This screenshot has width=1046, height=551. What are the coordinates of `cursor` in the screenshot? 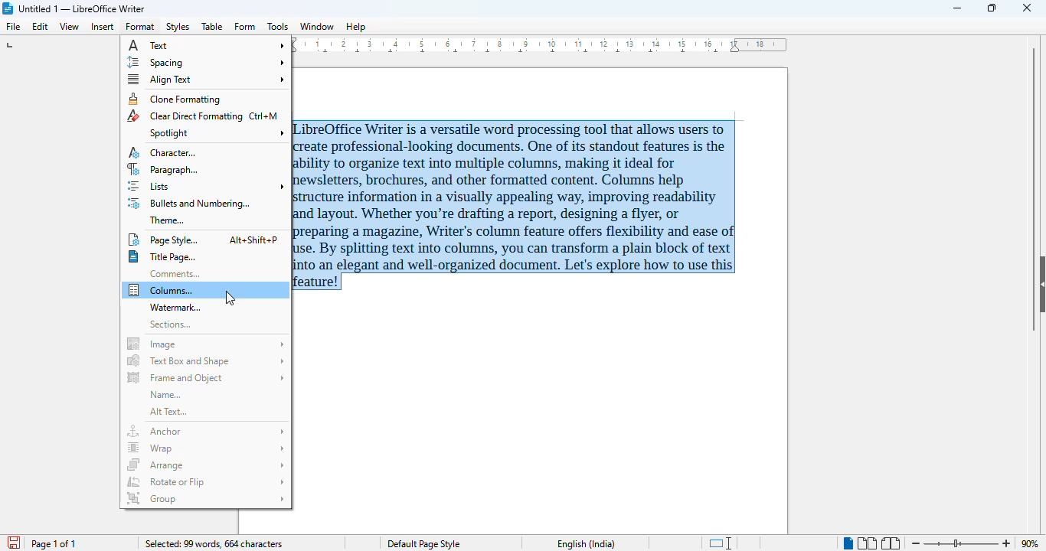 It's located at (230, 298).